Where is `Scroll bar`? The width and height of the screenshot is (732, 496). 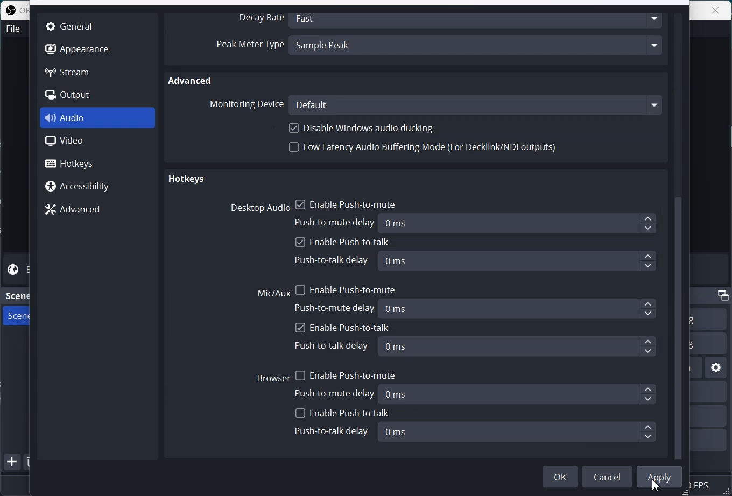 Scroll bar is located at coordinates (681, 235).